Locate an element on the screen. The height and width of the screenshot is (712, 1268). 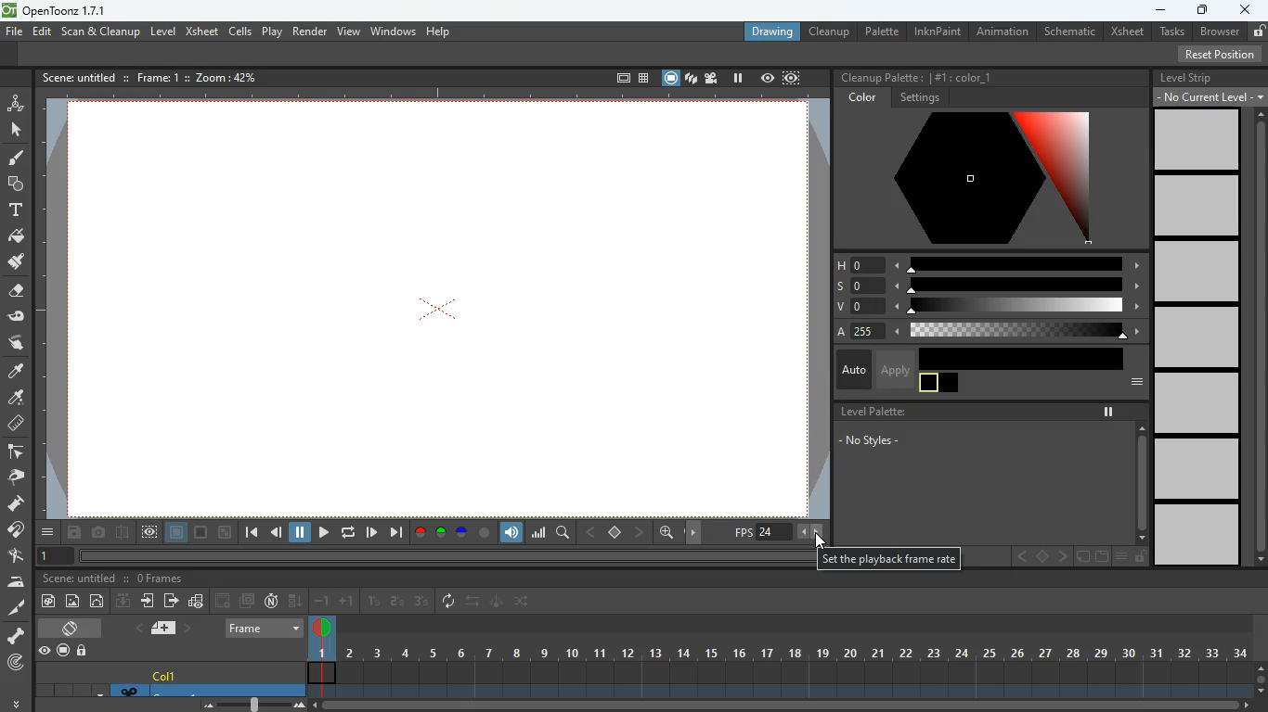
scenes is located at coordinates (691, 78).